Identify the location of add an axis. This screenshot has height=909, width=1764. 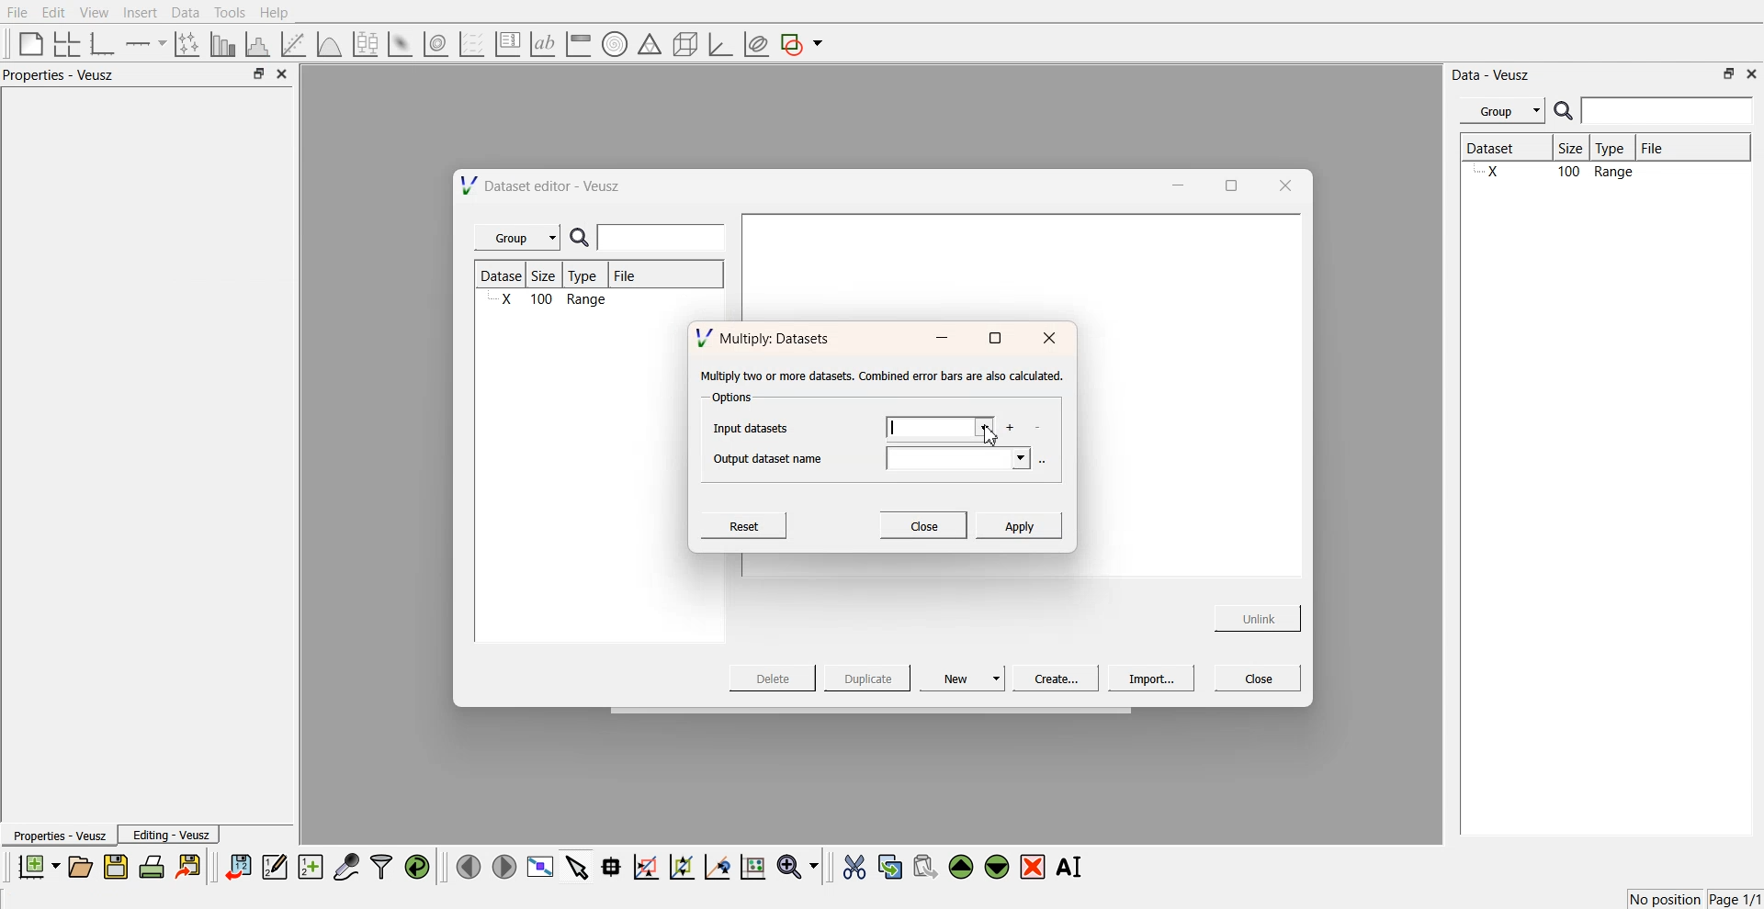
(147, 43).